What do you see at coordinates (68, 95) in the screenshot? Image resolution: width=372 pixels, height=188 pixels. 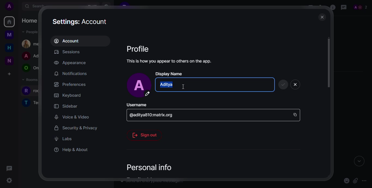 I see `keyboard` at bounding box center [68, 95].